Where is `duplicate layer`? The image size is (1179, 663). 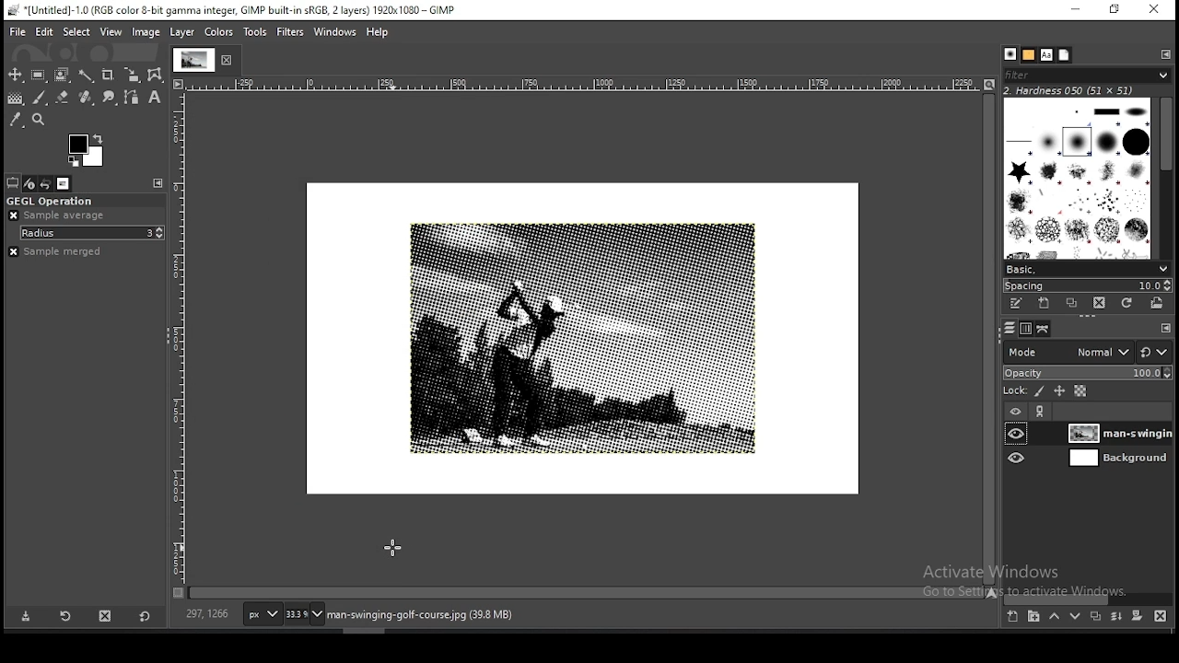 duplicate layer is located at coordinates (1096, 615).